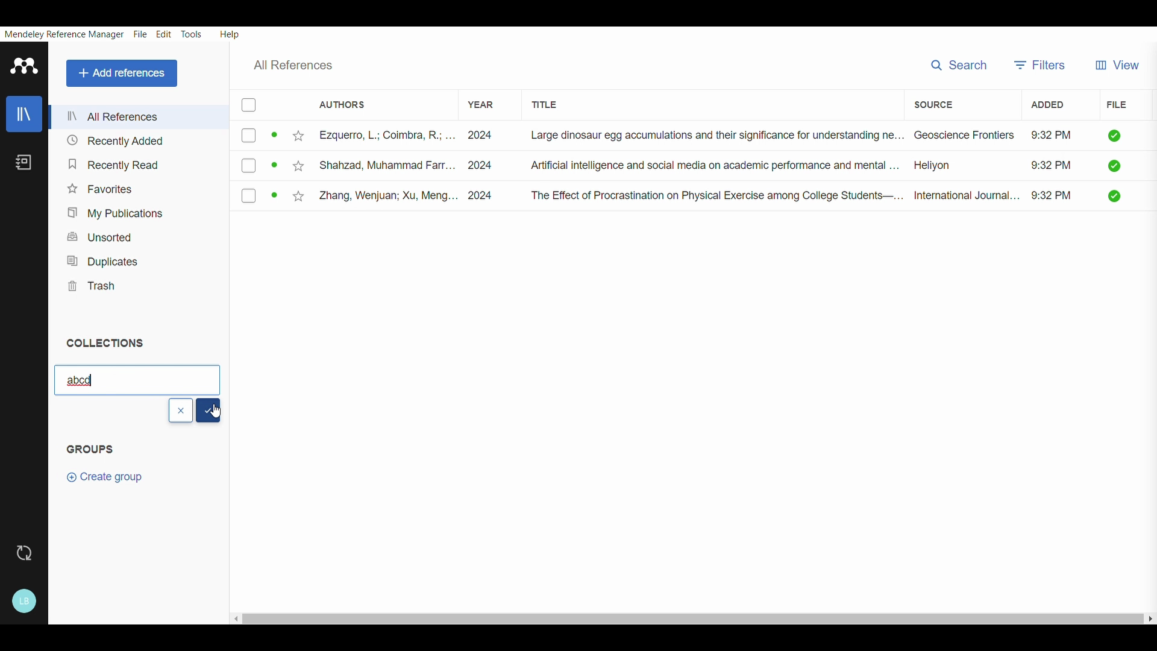 This screenshot has height=651, width=1157. What do you see at coordinates (932, 103) in the screenshot?
I see `SOURCE` at bounding box center [932, 103].